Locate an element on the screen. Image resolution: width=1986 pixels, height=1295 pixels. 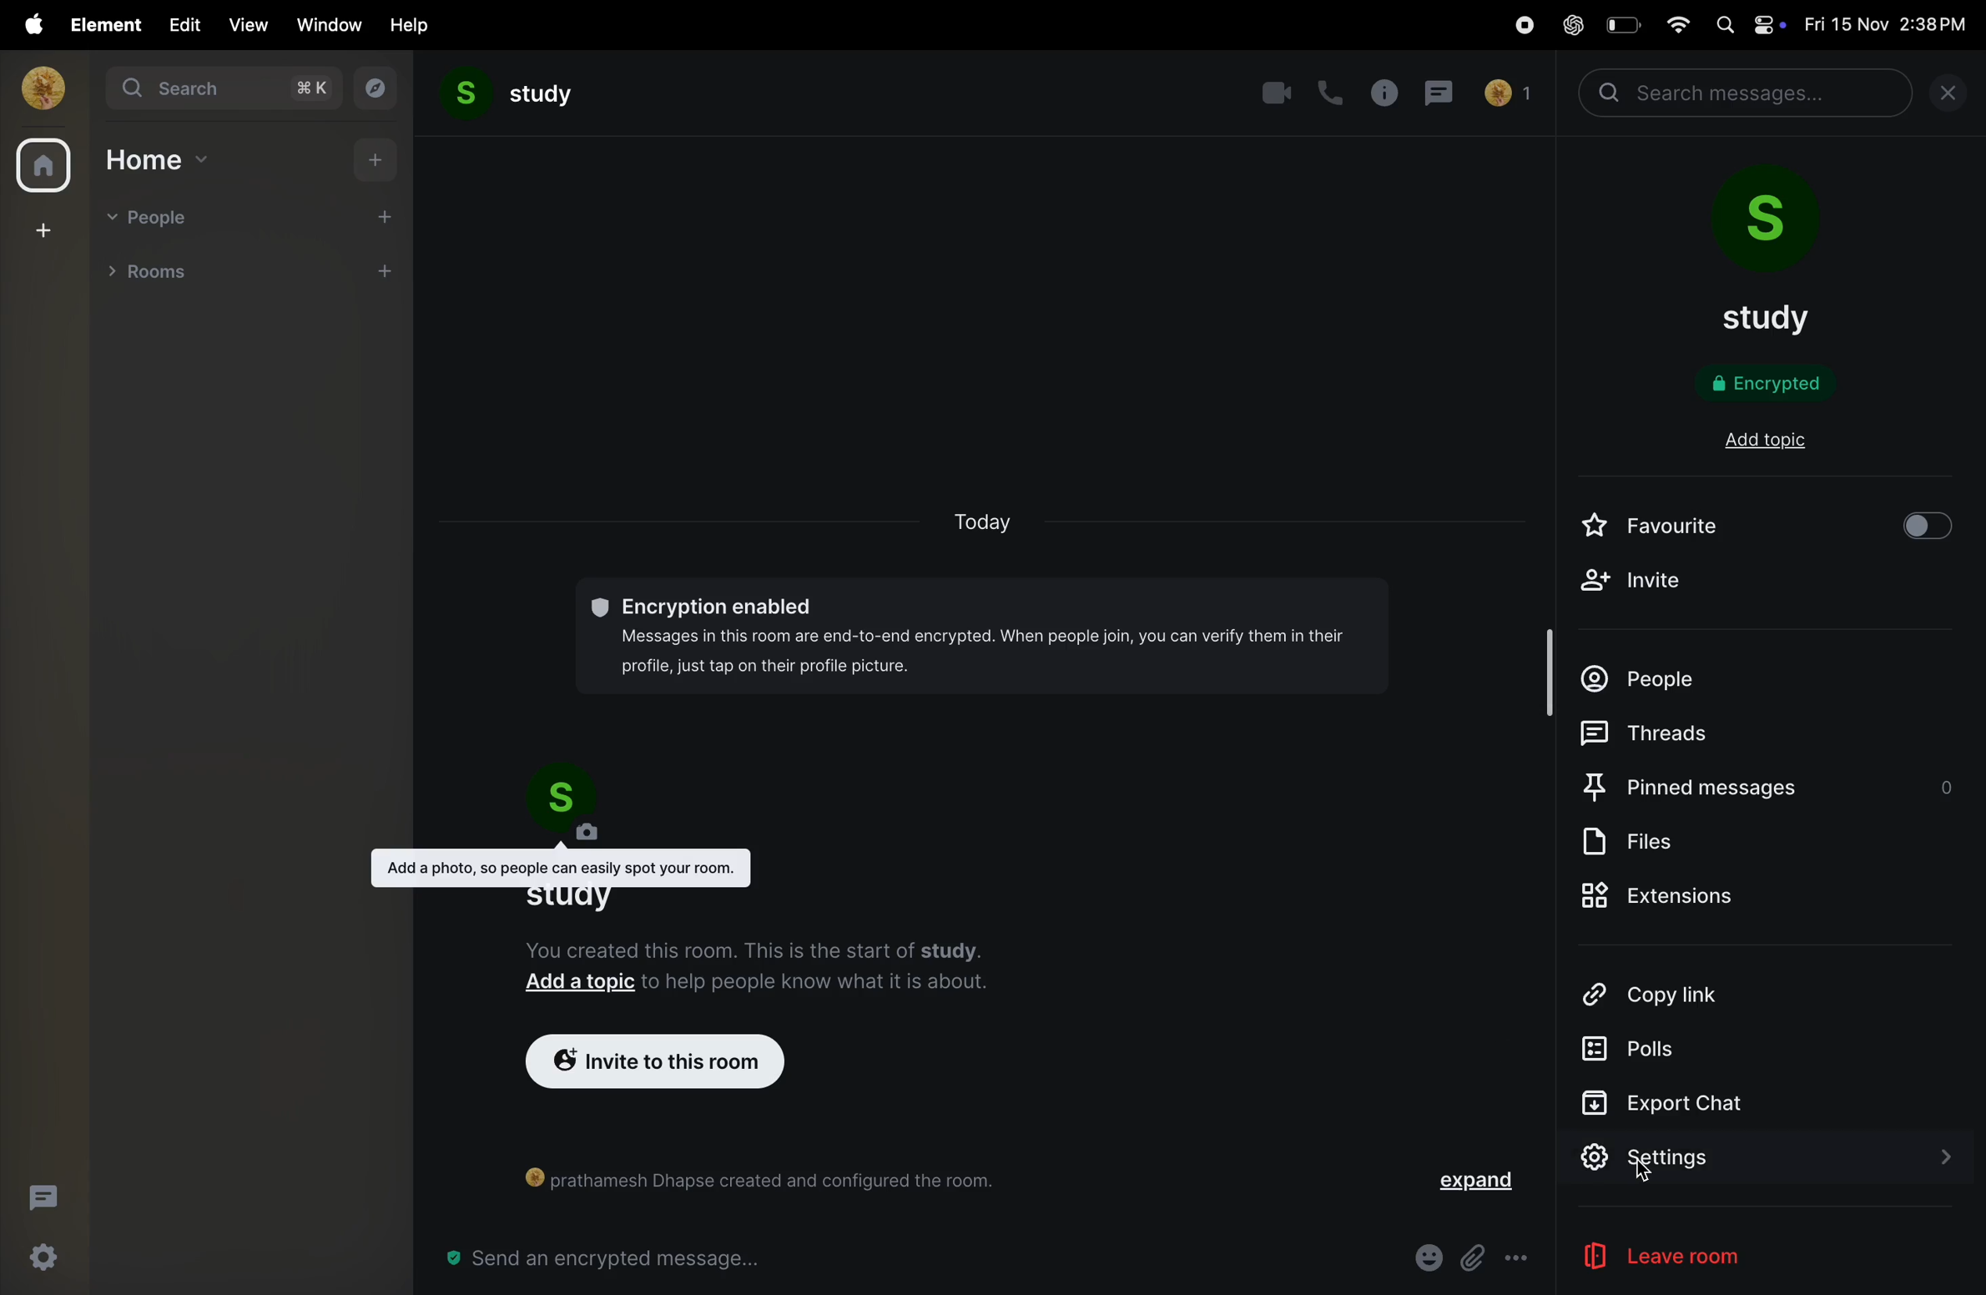
emoji is located at coordinates (1425, 1256).